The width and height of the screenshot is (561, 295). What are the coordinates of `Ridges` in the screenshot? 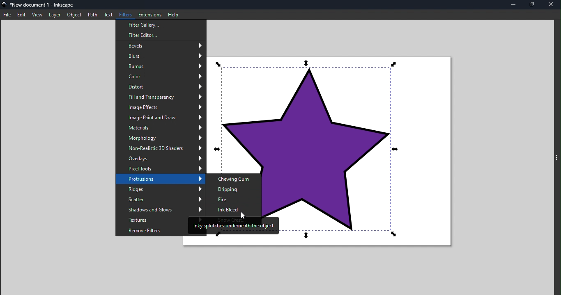 It's located at (159, 189).